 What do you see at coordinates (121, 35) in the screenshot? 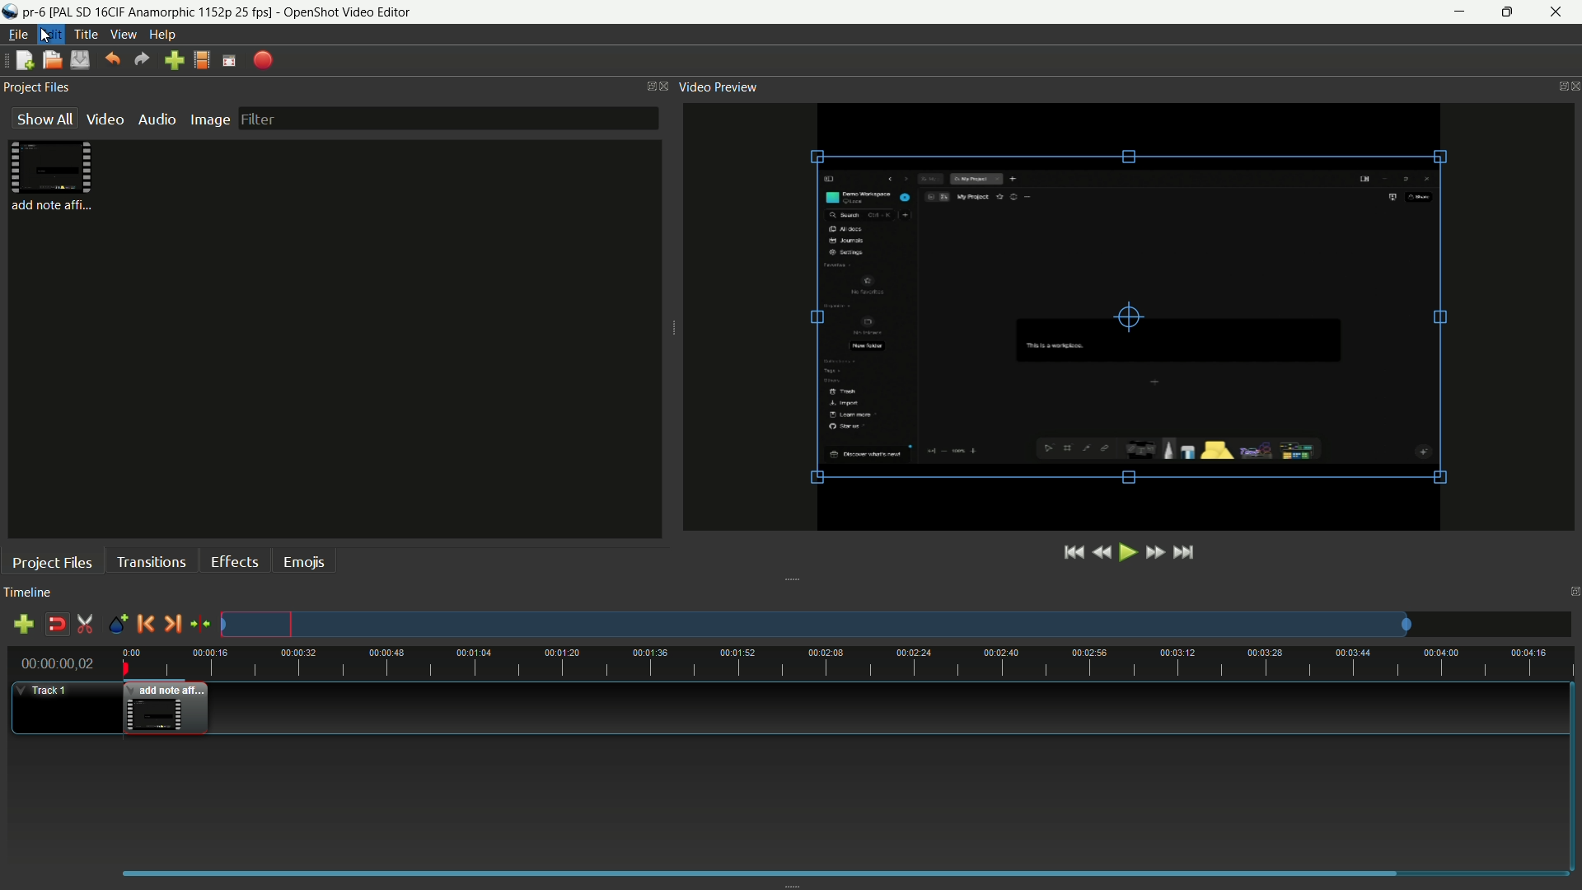
I see `view menu` at bounding box center [121, 35].